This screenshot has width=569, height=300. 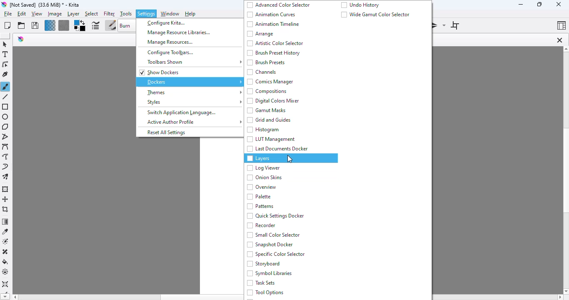 What do you see at coordinates (274, 53) in the screenshot?
I see `brush preset history` at bounding box center [274, 53].